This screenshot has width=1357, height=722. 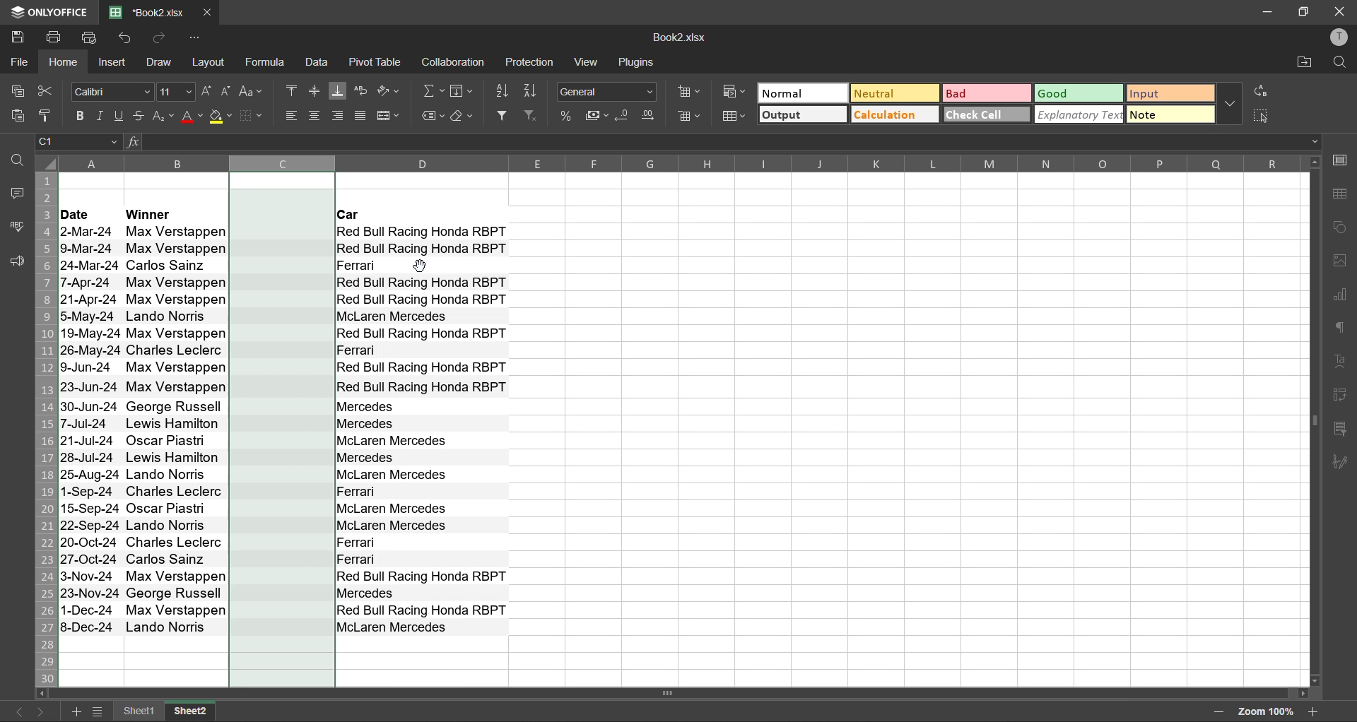 I want to click on cell settings, so click(x=1338, y=162).